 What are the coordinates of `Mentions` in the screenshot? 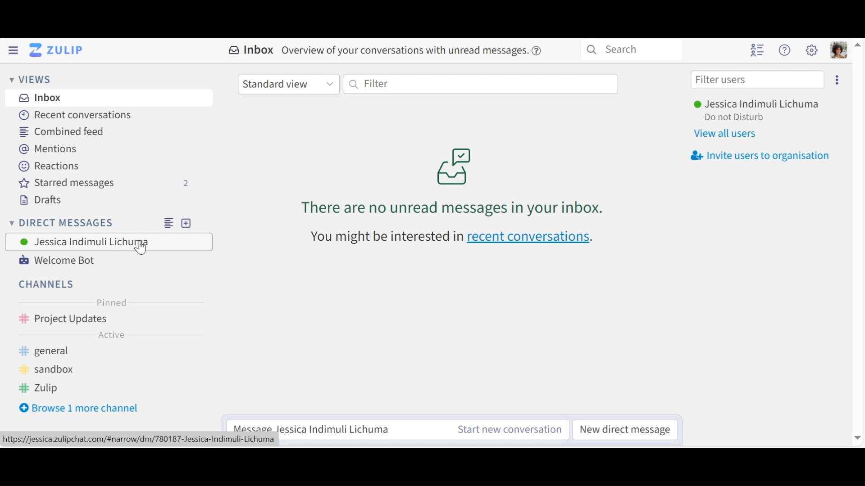 It's located at (48, 149).